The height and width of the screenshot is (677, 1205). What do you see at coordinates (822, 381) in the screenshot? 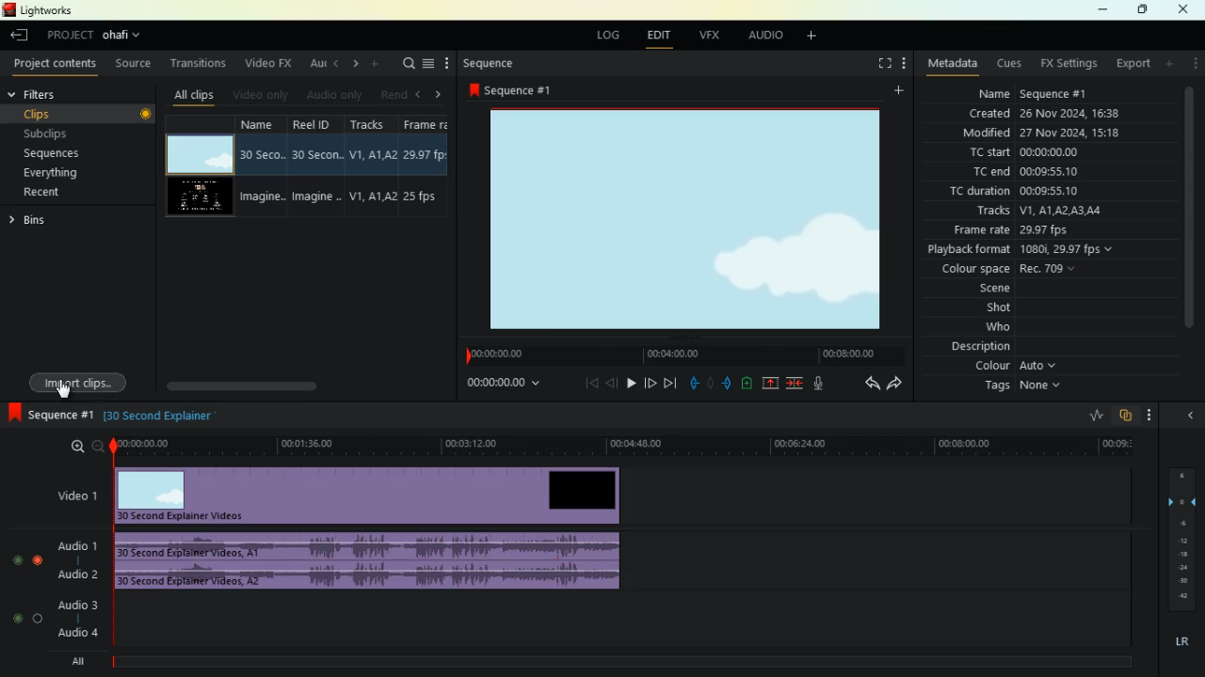
I see `mic` at bounding box center [822, 381].